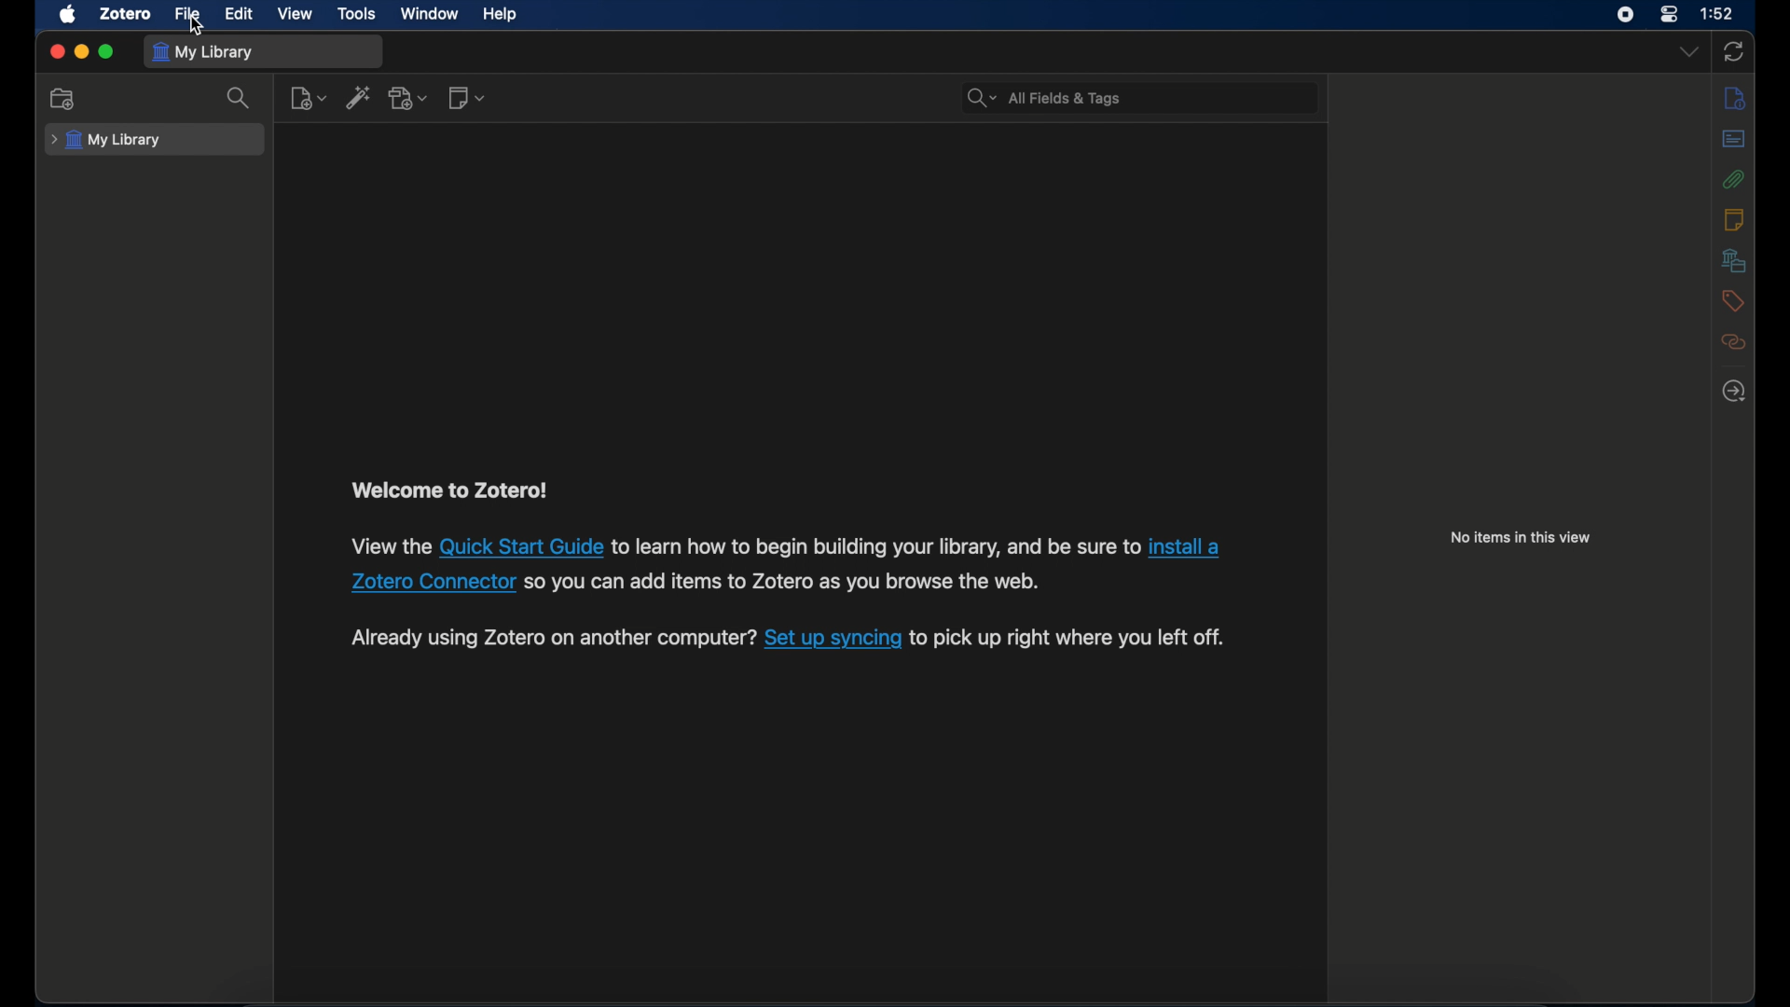 The width and height of the screenshot is (1790, 1007). What do you see at coordinates (80, 51) in the screenshot?
I see `minimize` at bounding box center [80, 51].